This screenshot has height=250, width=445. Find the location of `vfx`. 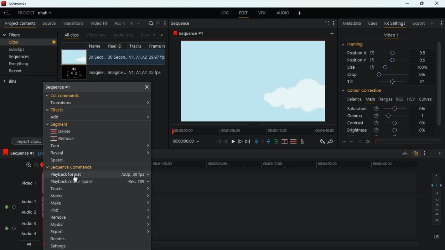

vfx is located at coordinates (261, 13).